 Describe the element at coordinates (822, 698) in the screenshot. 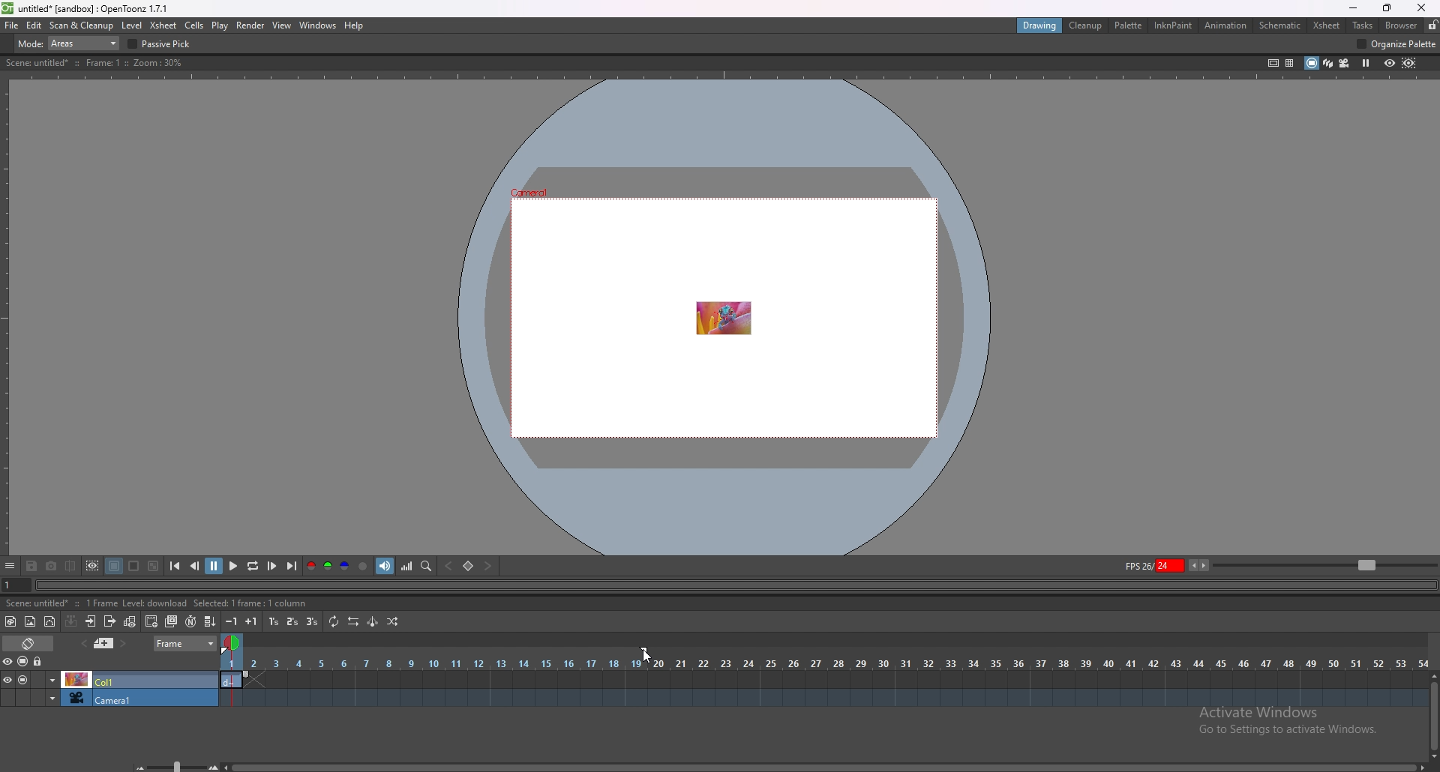

I see `timeline` at that location.